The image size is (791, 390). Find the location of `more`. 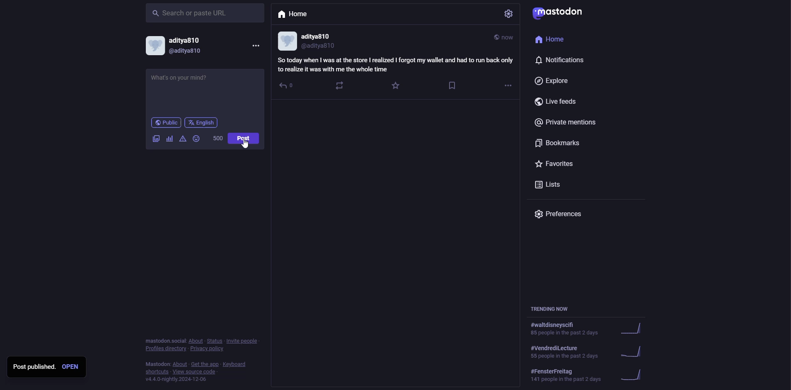

more is located at coordinates (509, 86).